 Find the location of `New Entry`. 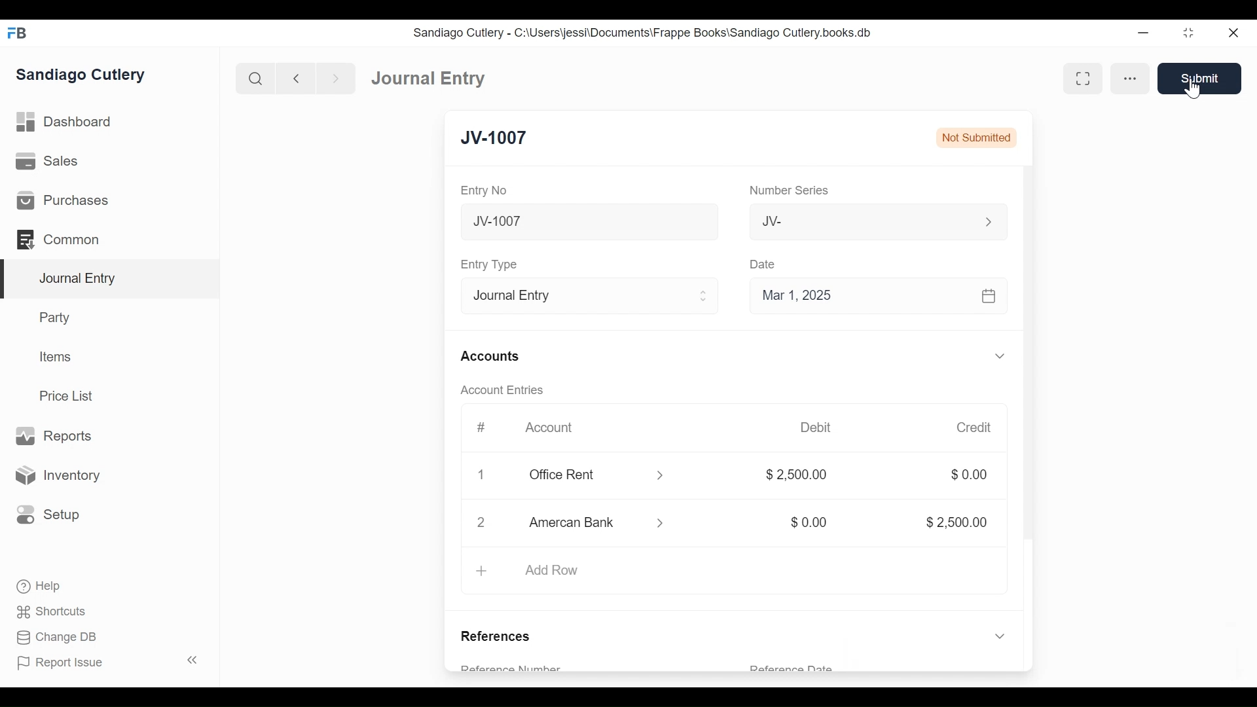

New Entry is located at coordinates (505, 139).